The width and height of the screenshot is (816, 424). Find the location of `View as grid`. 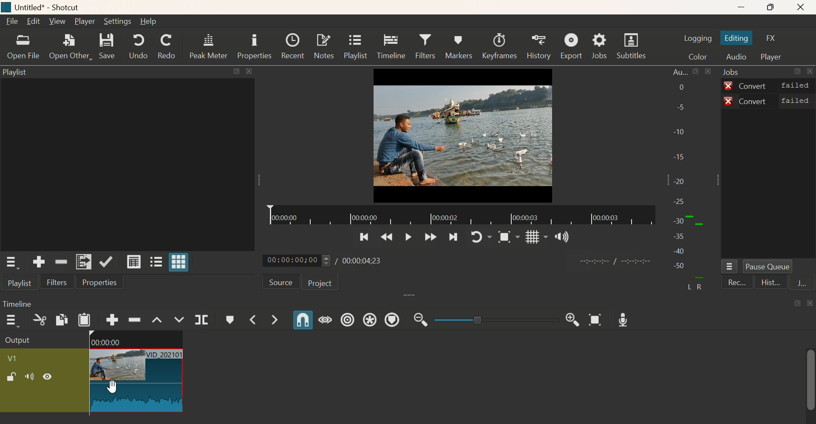

View as grid is located at coordinates (181, 262).